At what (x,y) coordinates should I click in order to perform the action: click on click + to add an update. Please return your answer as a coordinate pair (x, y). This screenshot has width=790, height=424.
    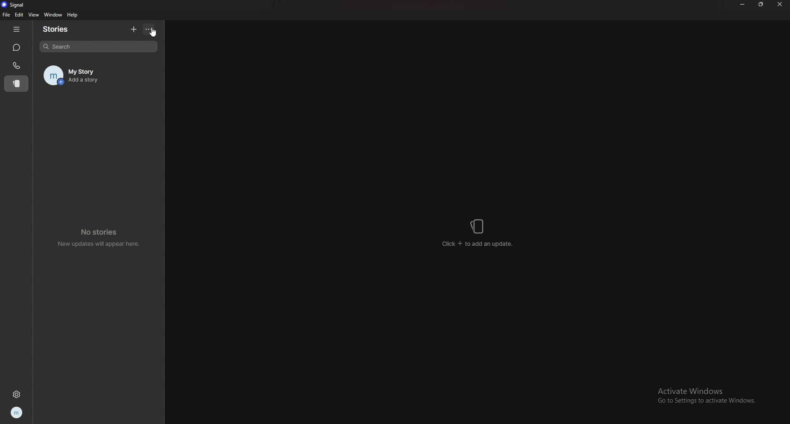
    Looking at the image, I should click on (478, 245).